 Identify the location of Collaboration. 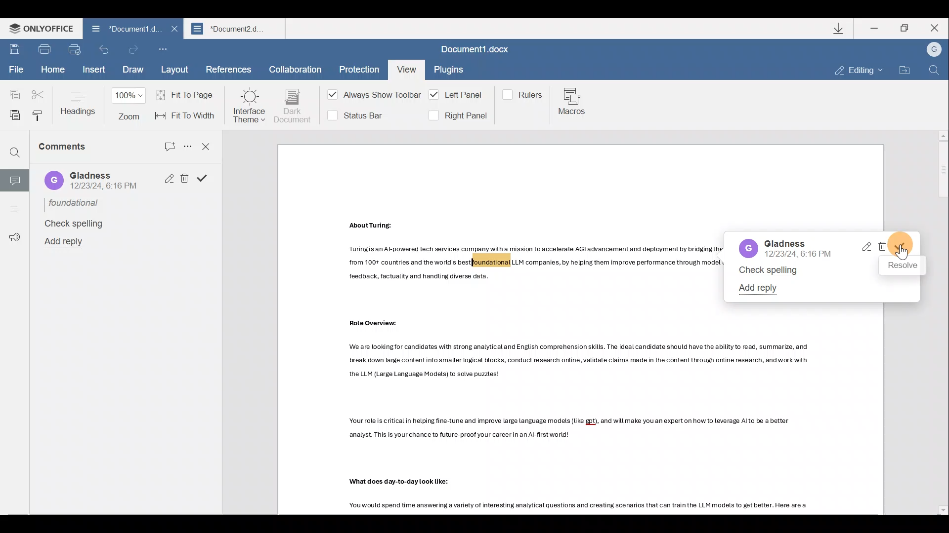
(296, 68).